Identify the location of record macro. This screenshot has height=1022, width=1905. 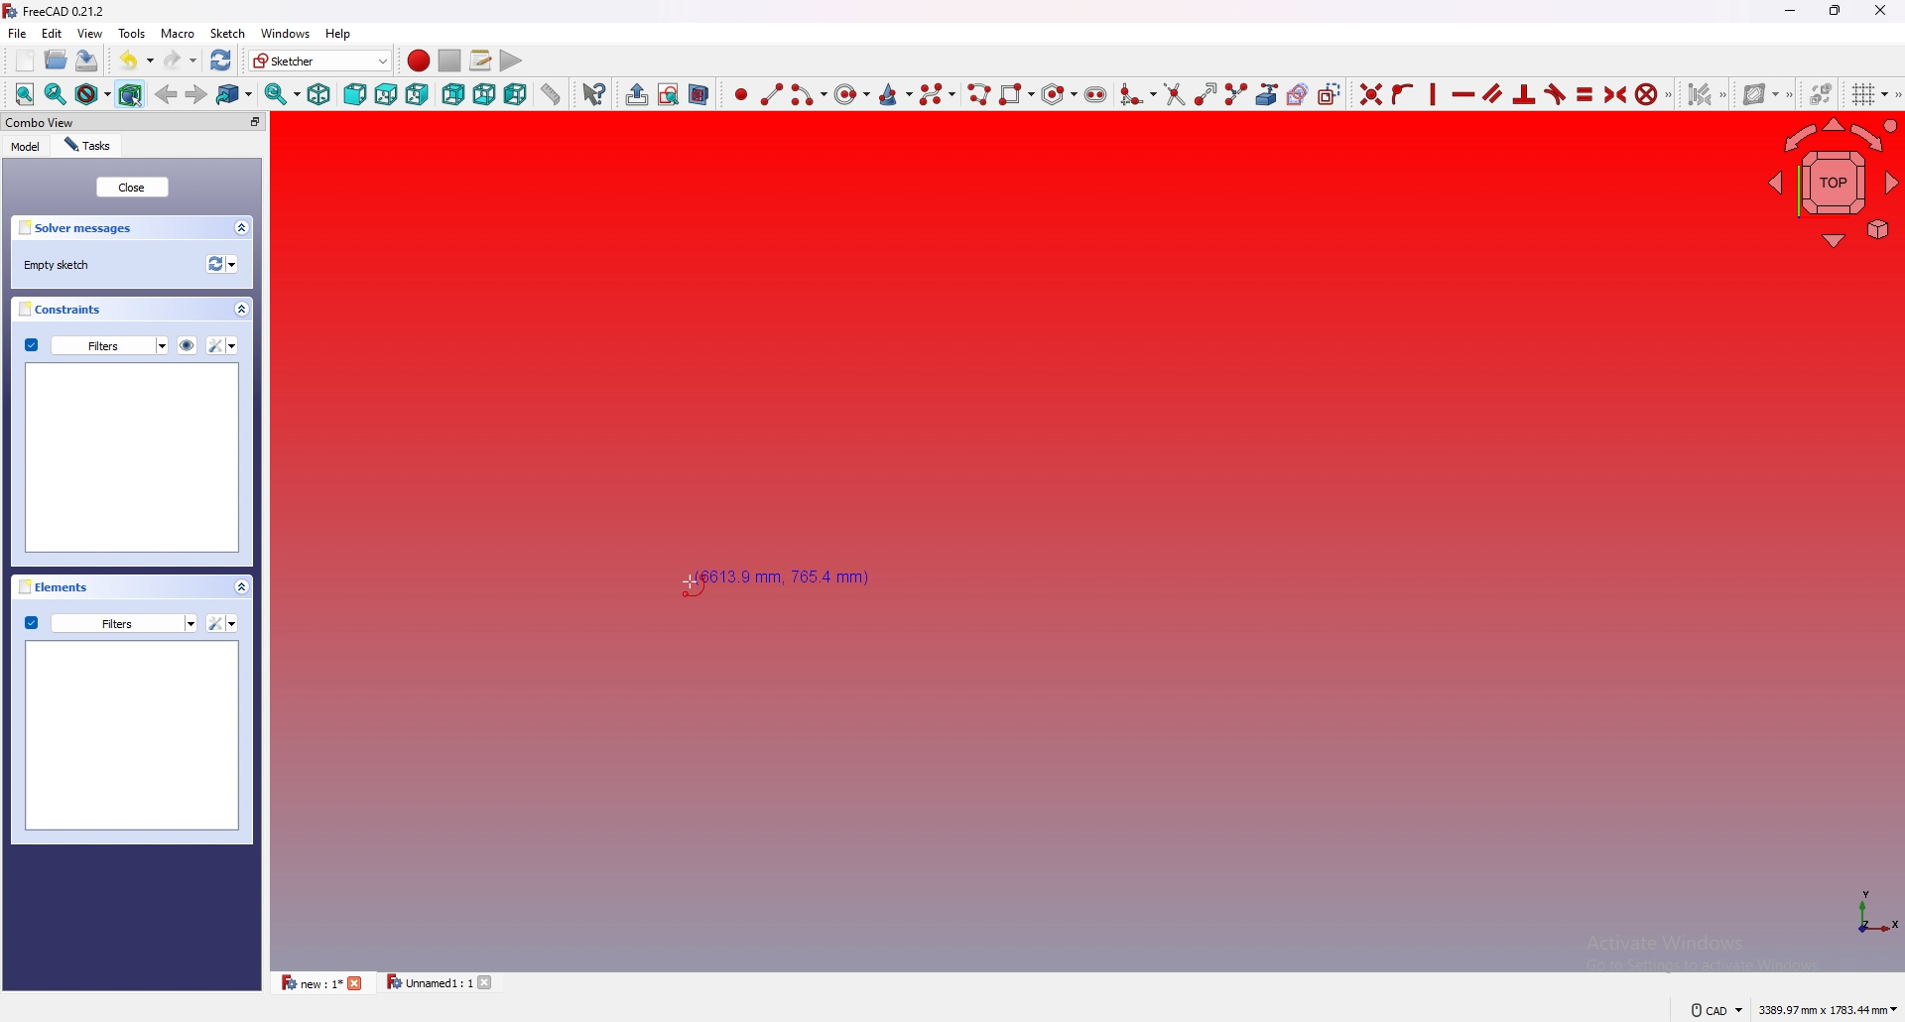
(419, 62).